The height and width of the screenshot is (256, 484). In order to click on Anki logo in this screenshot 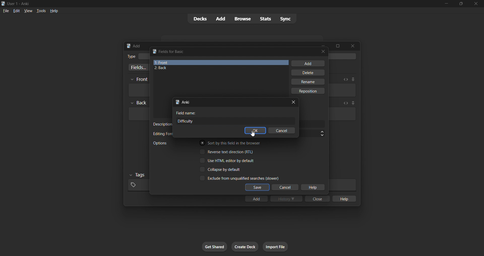, I will do `click(129, 46)`.